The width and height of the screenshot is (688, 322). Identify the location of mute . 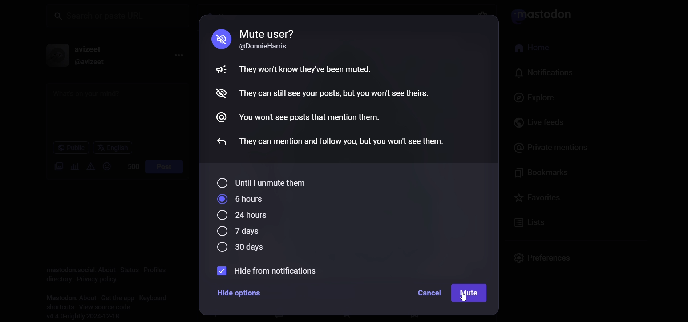
(470, 294).